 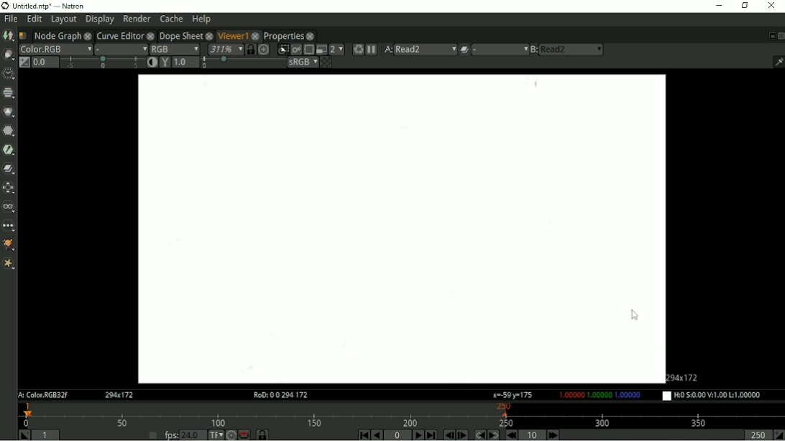 I want to click on Layer, so click(x=55, y=49).